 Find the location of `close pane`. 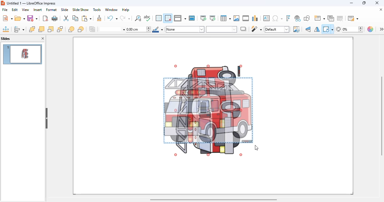

close pane is located at coordinates (43, 38).